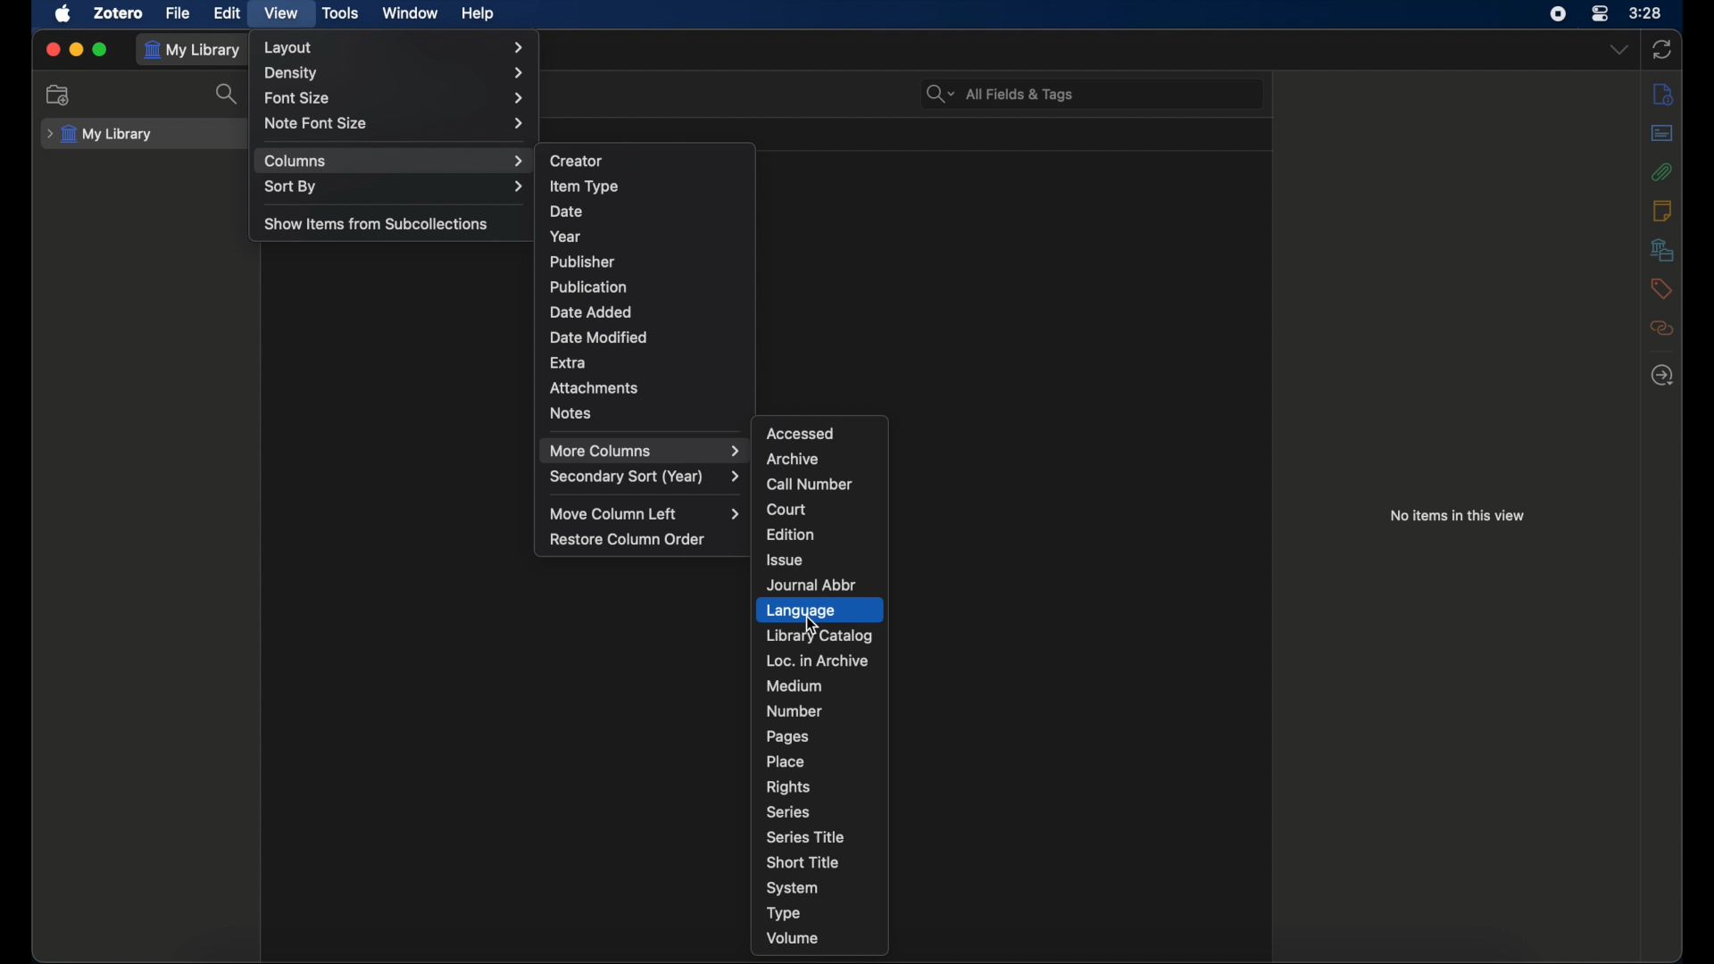 The image size is (1714, 964). What do you see at coordinates (225, 13) in the screenshot?
I see `edit` at bounding box center [225, 13].